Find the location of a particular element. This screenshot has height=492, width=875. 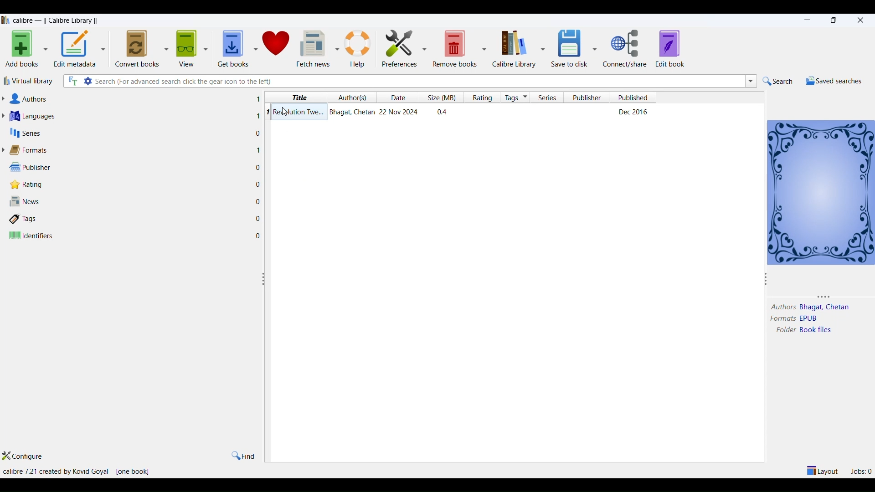

logo is located at coordinates (5, 19).